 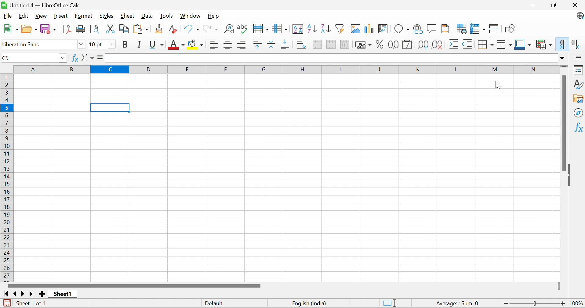 What do you see at coordinates (417, 29) in the screenshot?
I see `Insert hyperlink` at bounding box center [417, 29].